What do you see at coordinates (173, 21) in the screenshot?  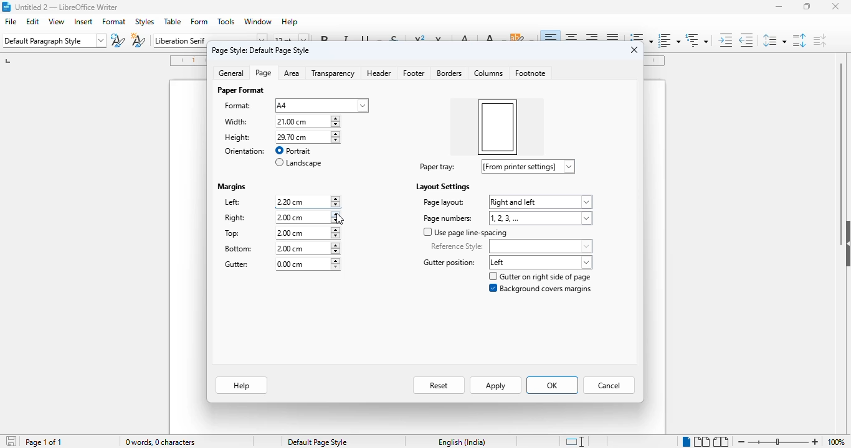 I see `table` at bounding box center [173, 21].